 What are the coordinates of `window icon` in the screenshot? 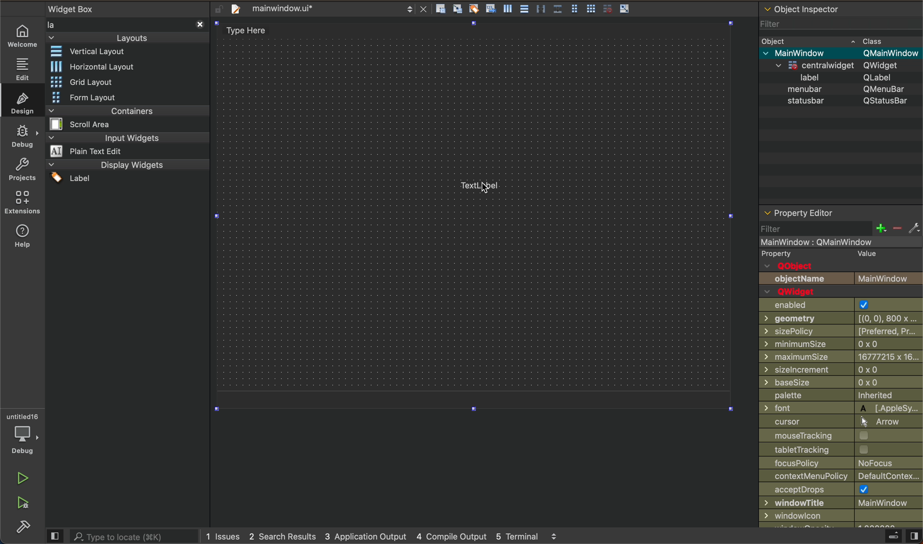 It's located at (840, 516).